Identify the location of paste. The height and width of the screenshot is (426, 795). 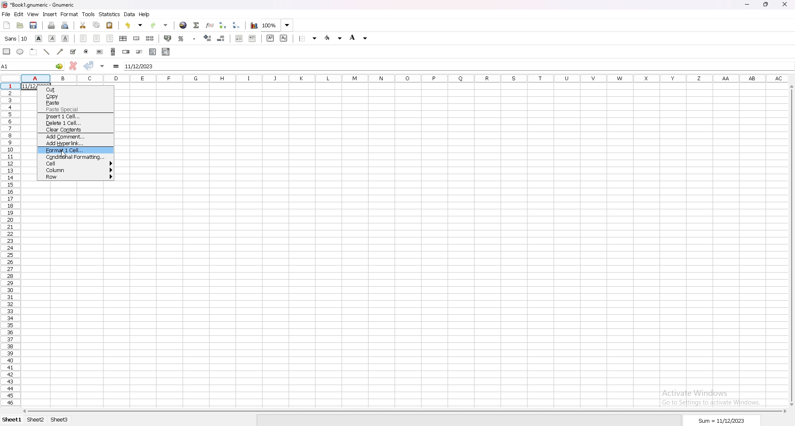
(109, 26).